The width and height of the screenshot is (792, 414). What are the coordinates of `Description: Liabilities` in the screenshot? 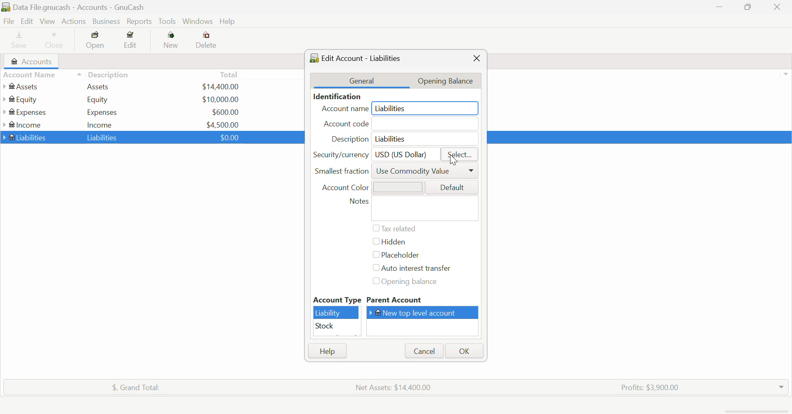 It's located at (401, 139).